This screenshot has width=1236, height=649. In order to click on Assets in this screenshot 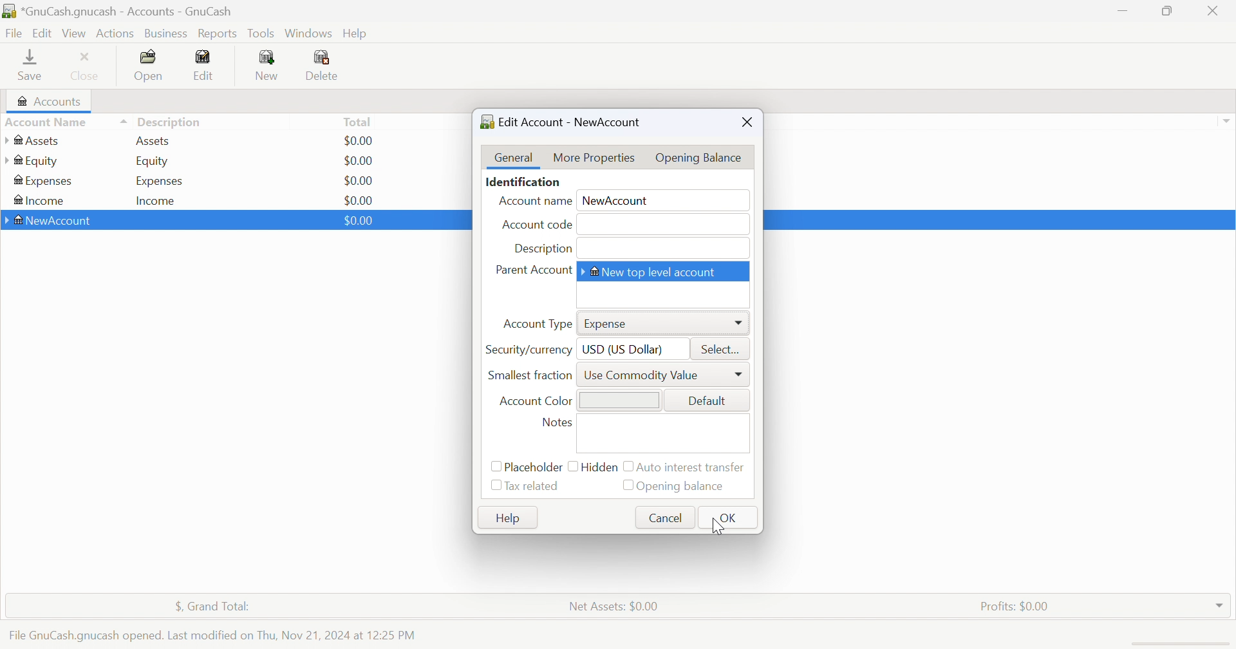, I will do `click(39, 140)`.